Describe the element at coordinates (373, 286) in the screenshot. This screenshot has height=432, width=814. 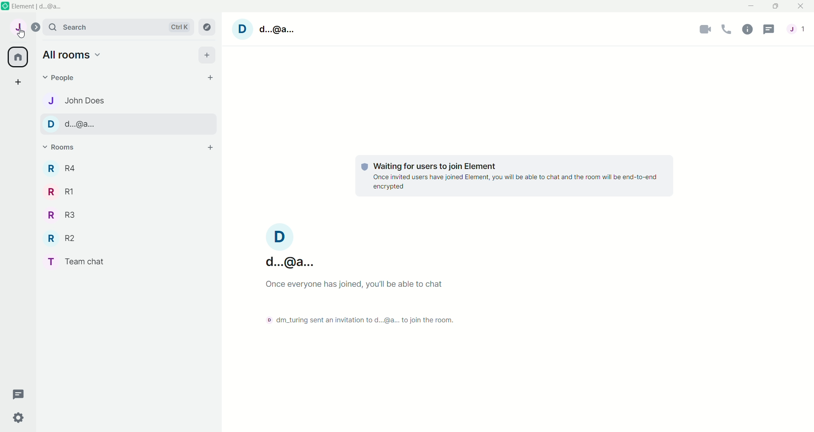
I see `Once invited users have joined, you will be able to chat.` at that location.